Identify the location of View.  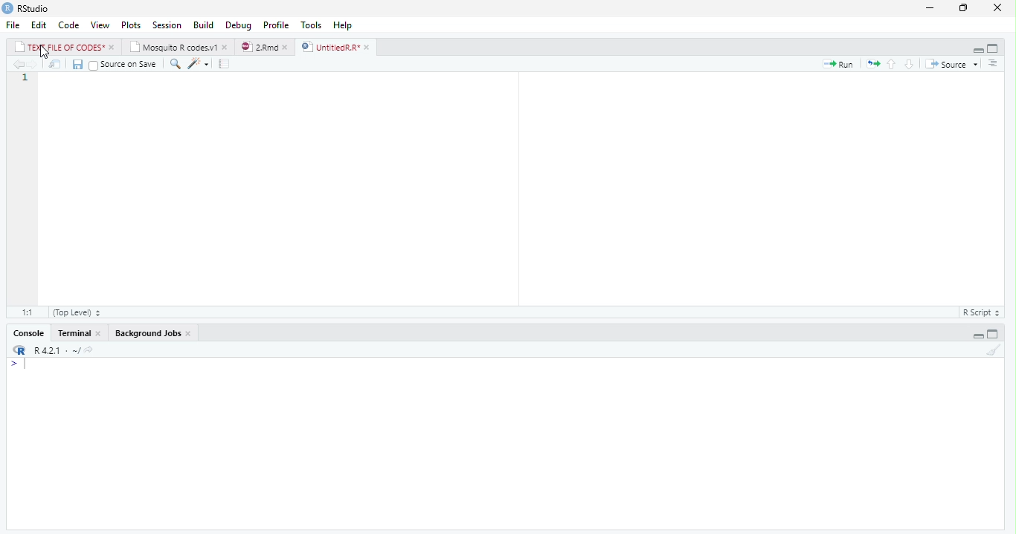
(100, 24).